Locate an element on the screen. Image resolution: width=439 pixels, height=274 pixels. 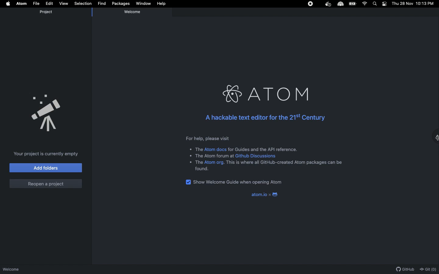
atom.io is located at coordinates (264, 195).